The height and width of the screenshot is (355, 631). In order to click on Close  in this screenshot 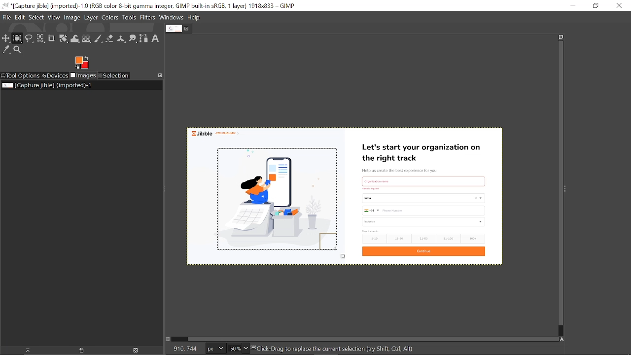, I will do `click(620, 5)`.